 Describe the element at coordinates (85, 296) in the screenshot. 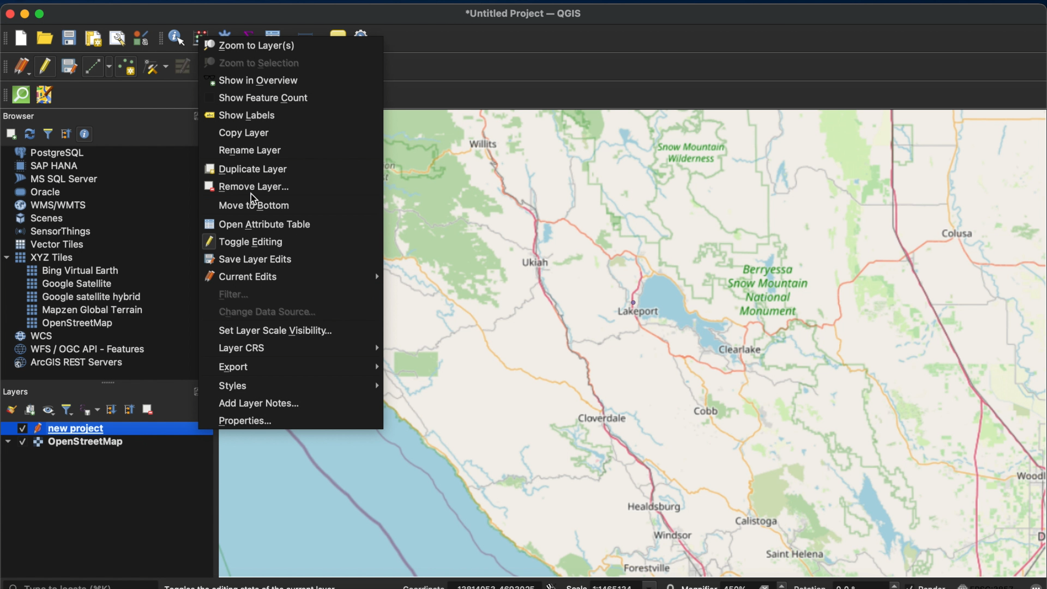

I see `google hybrid satellite` at that location.